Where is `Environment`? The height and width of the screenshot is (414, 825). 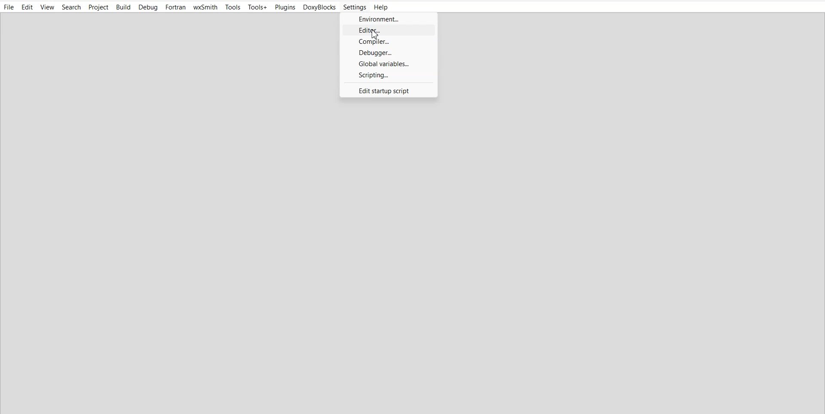 Environment is located at coordinates (388, 19).